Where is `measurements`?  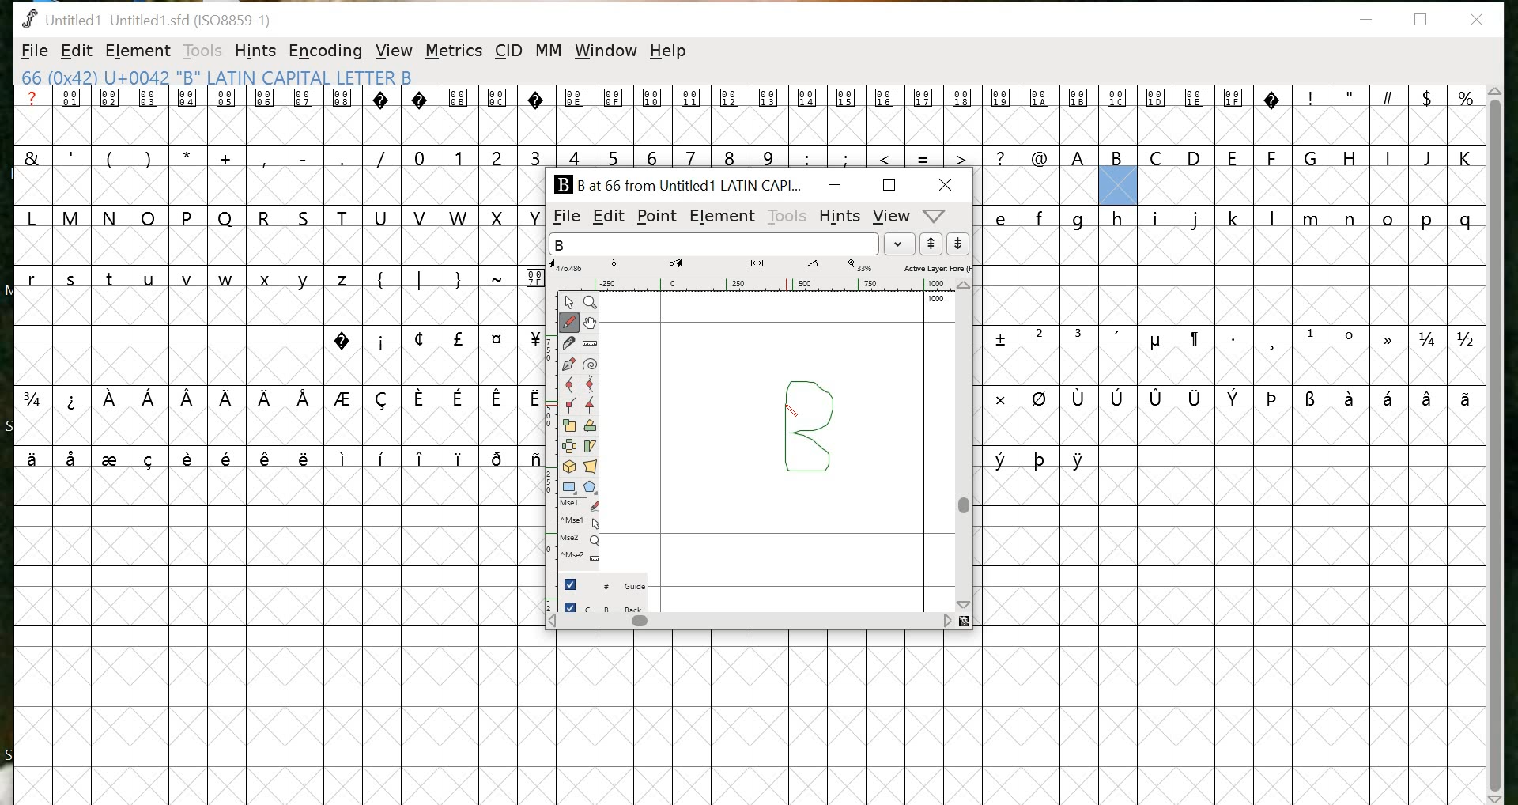
measurements is located at coordinates (763, 266).